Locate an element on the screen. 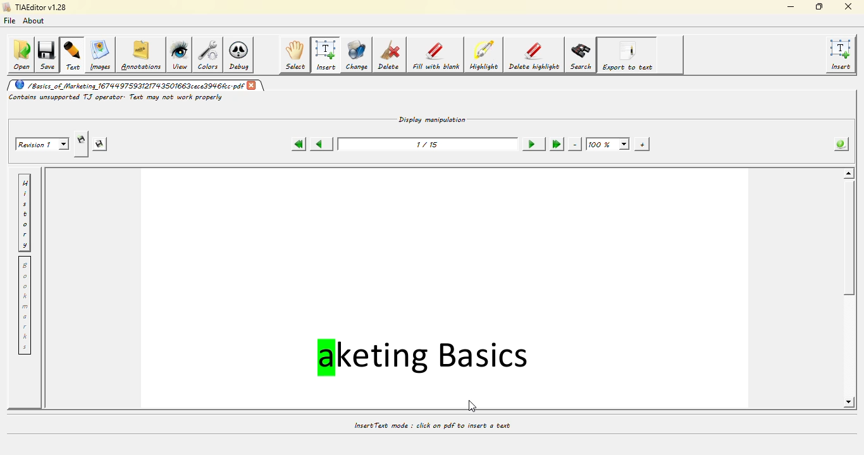 The height and width of the screenshot is (455, 864). cursor is located at coordinates (473, 405).